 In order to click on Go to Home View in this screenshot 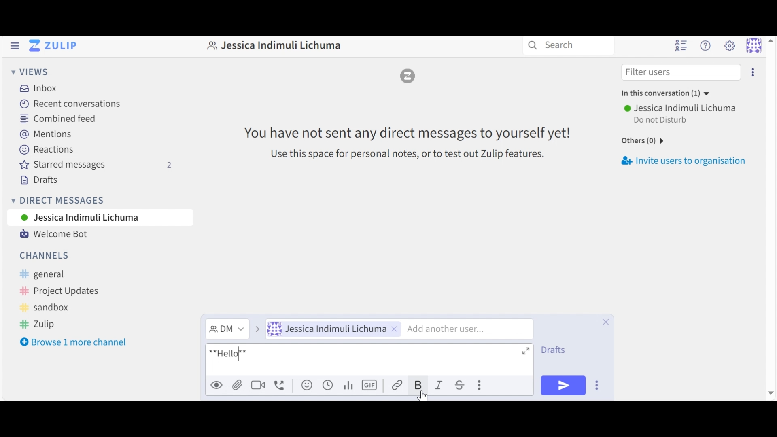, I will do `click(52, 47)`.